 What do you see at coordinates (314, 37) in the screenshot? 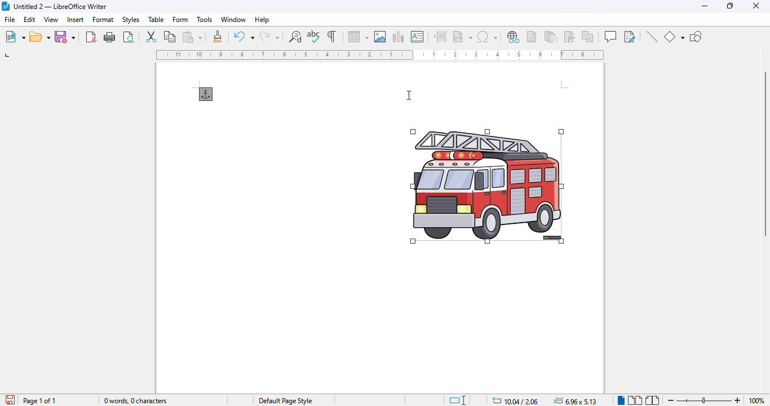
I see `spelling` at bounding box center [314, 37].